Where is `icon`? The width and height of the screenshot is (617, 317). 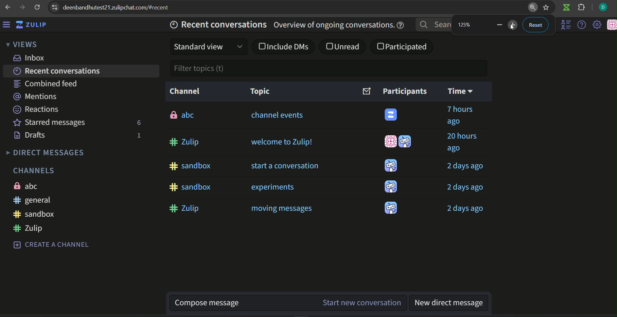 icon is located at coordinates (391, 187).